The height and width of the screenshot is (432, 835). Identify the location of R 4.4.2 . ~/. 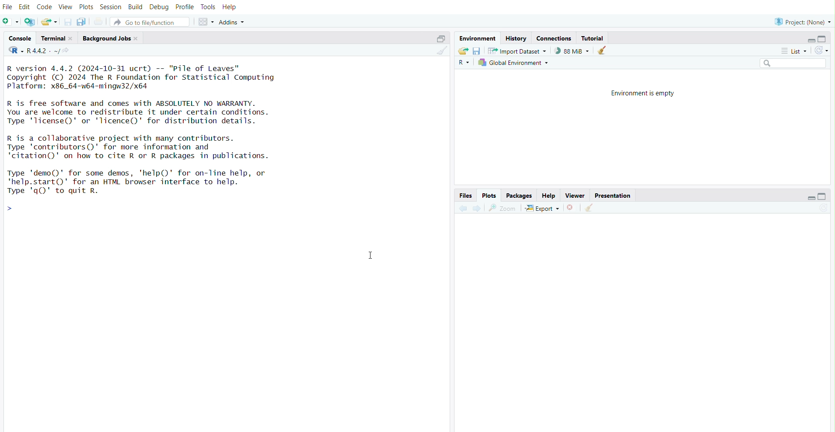
(44, 51).